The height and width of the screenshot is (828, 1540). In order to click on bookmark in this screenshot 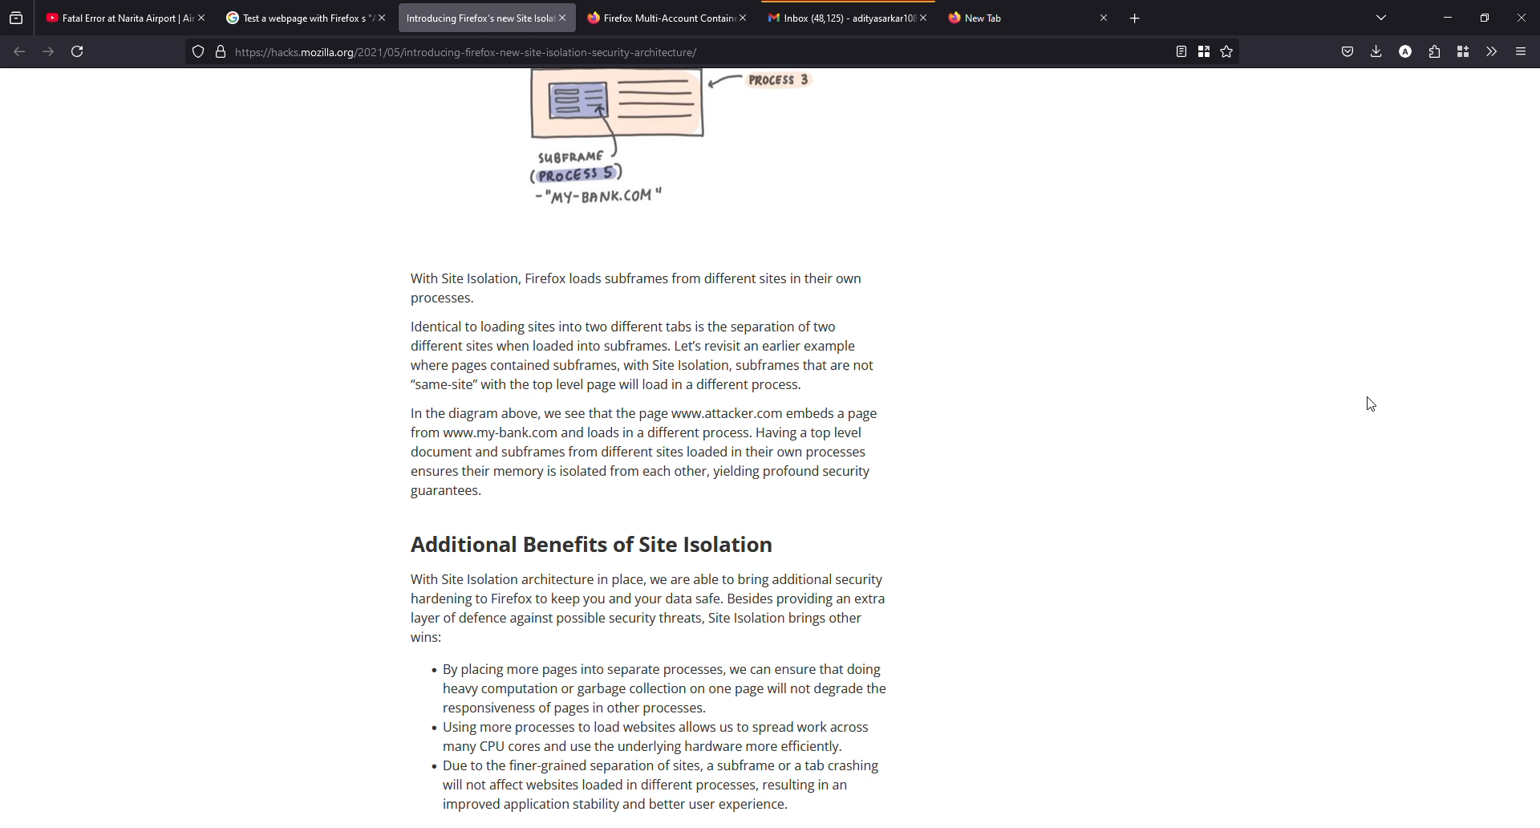, I will do `click(1203, 51)`.